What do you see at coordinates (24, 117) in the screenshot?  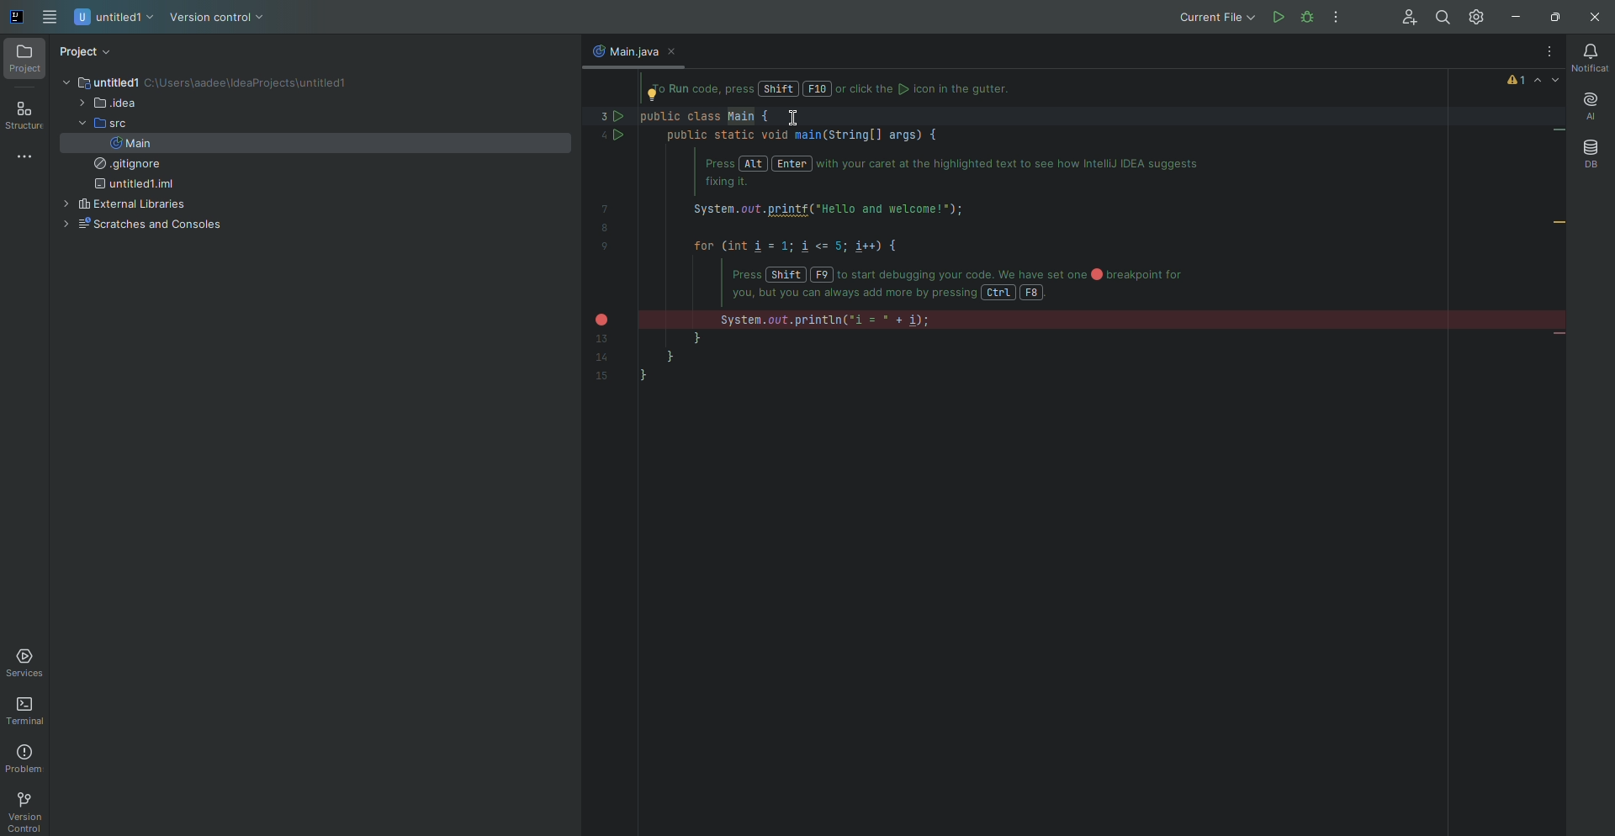 I see `Structure` at bounding box center [24, 117].